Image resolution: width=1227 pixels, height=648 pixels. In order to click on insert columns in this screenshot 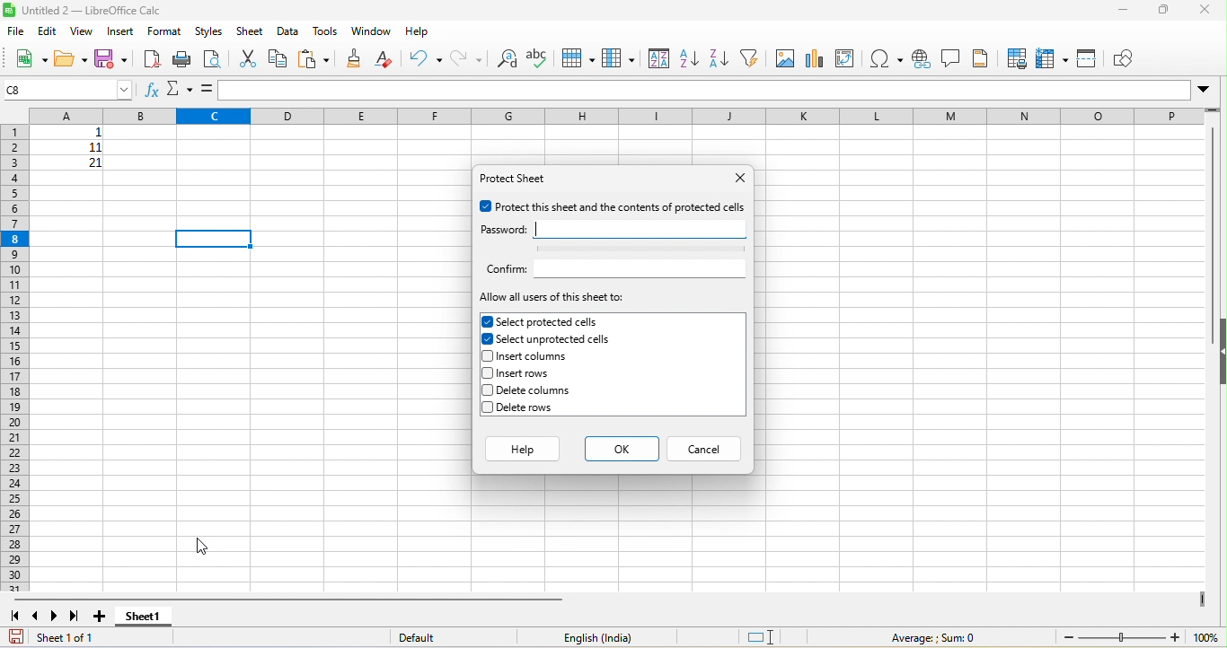, I will do `click(546, 355)`.